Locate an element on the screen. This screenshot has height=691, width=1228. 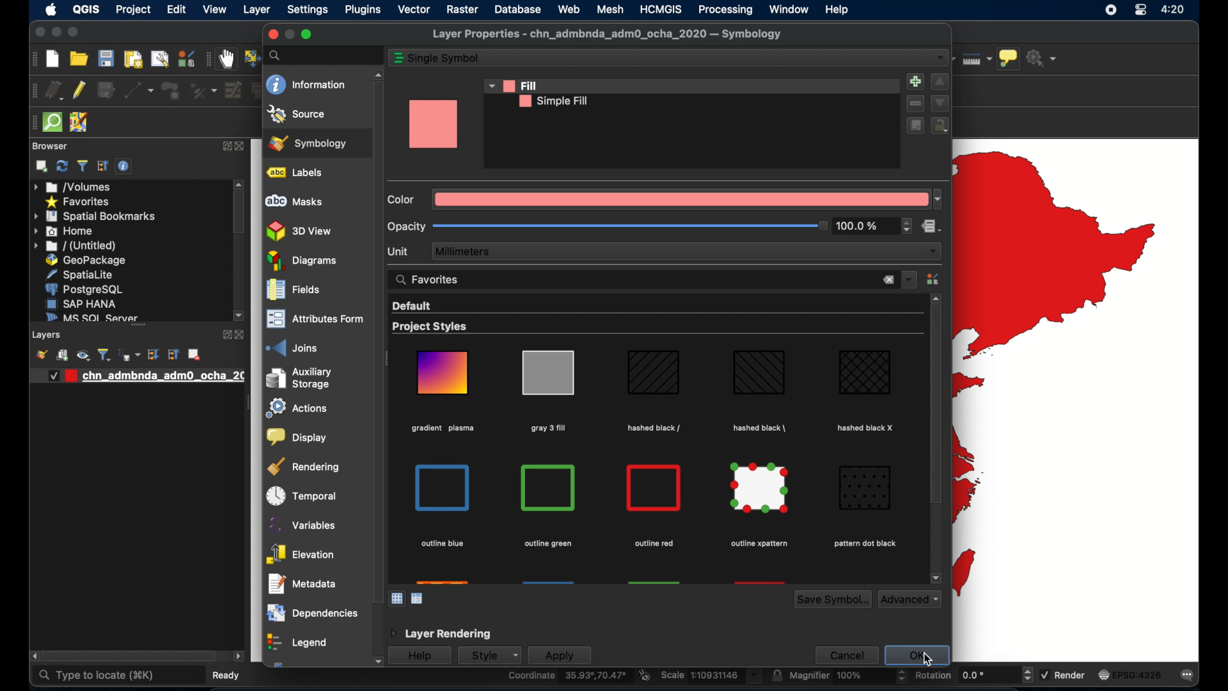
control center is located at coordinates (1140, 11).